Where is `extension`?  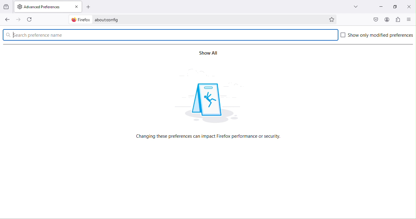 extension is located at coordinates (399, 20).